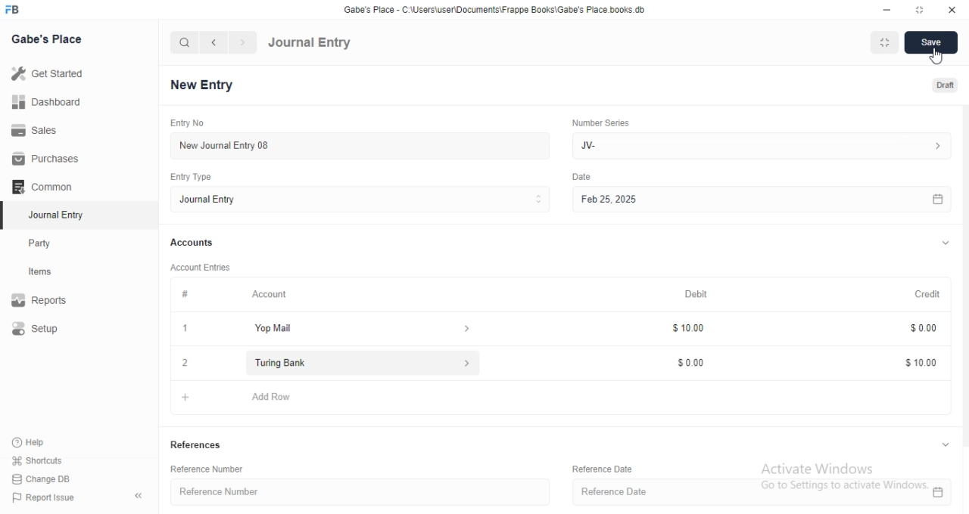  What do you see at coordinates (581, 177) in the screenshot?
I see `` at bounding box center [581, 177].